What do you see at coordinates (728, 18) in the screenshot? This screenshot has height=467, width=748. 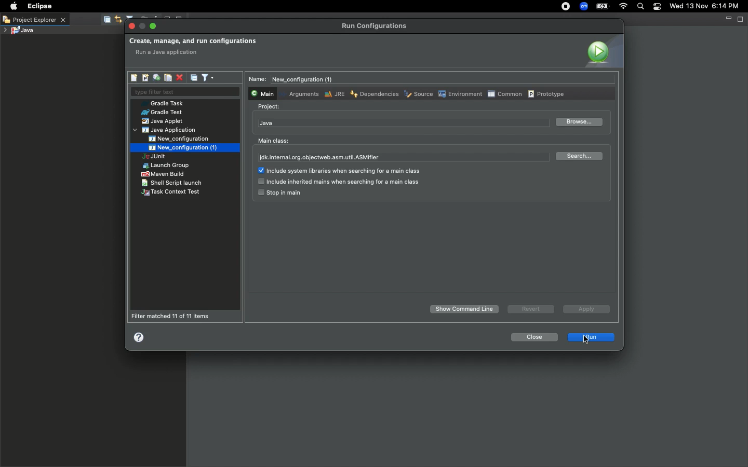 I see `Minimize` at bounding box center [728, 18].